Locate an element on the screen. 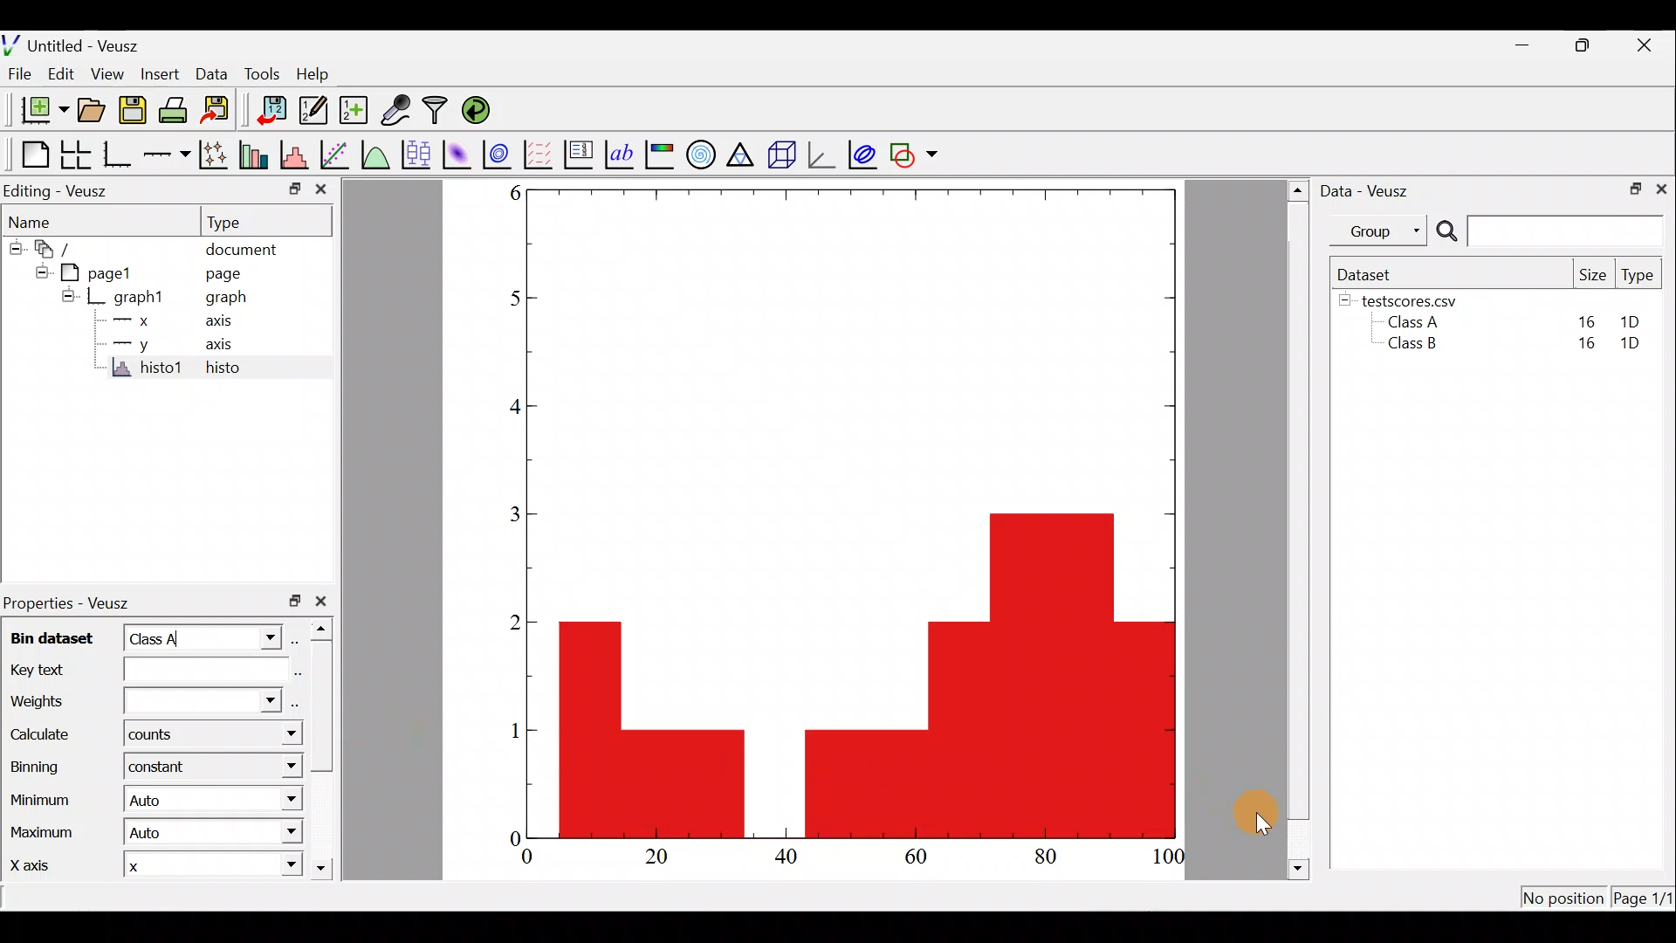  0 is located at coordinates (529, 857).